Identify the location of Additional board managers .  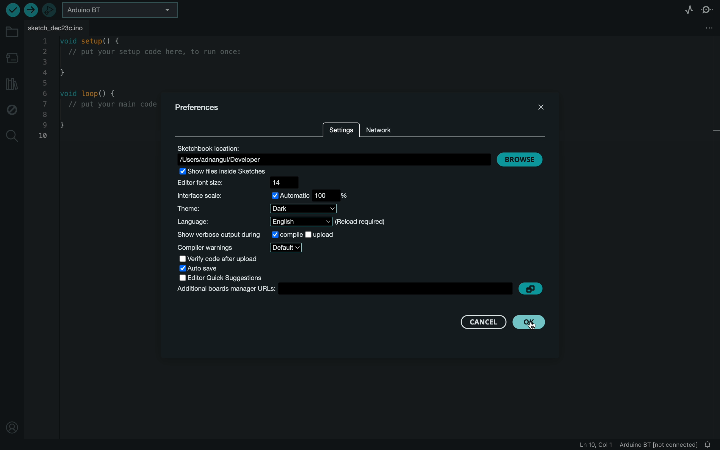
(360, 289).